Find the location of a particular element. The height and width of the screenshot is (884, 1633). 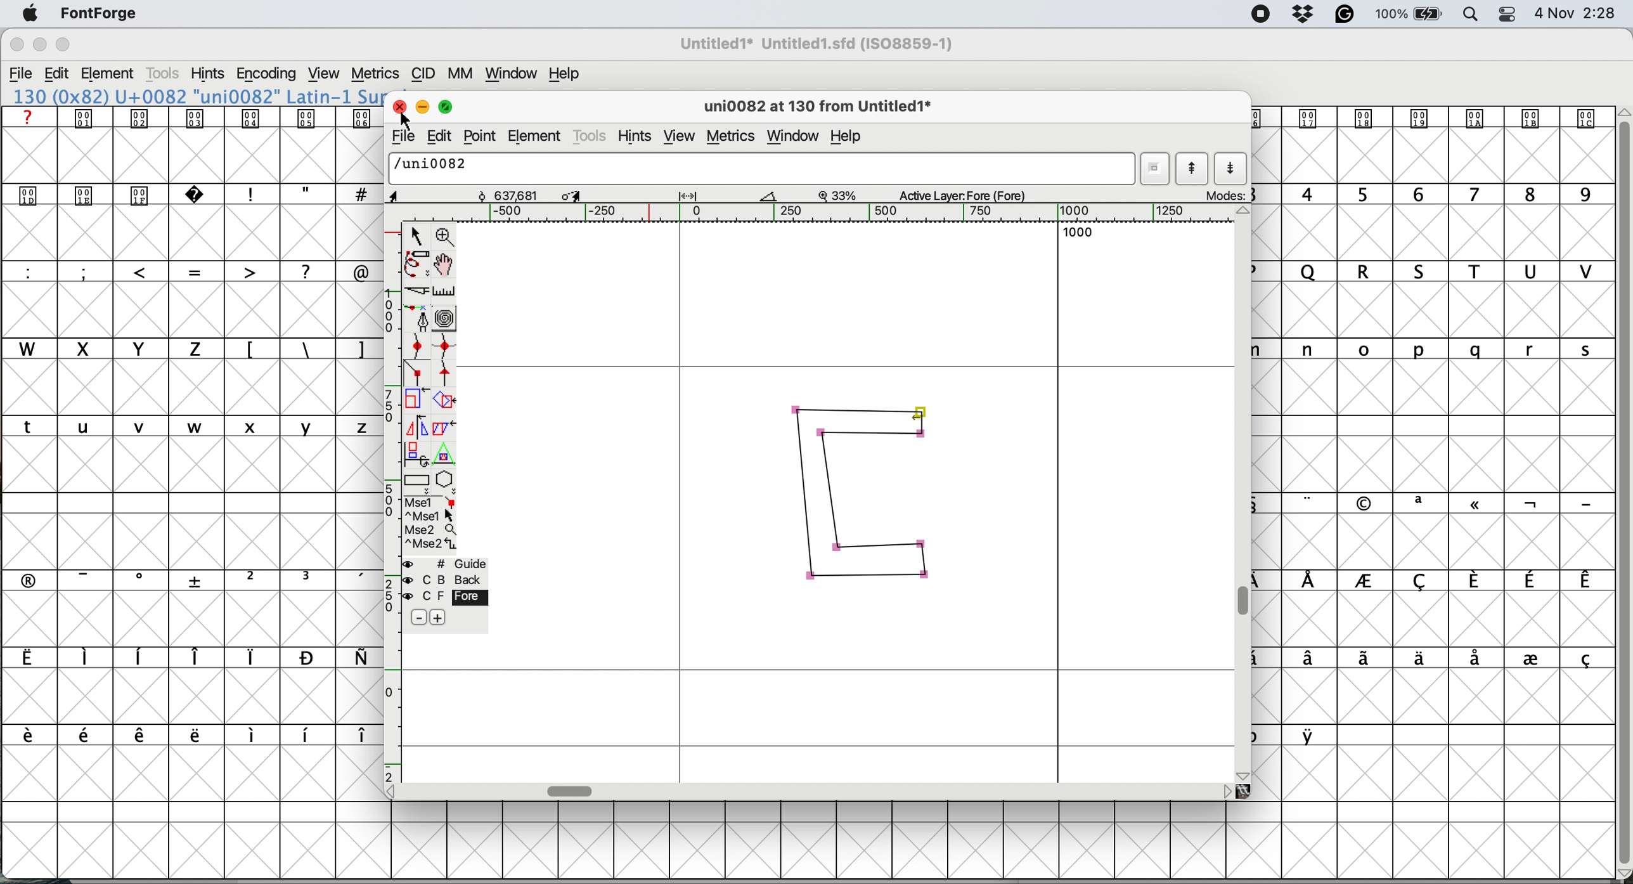

rotate the selection is located at coordinates (445, 402).